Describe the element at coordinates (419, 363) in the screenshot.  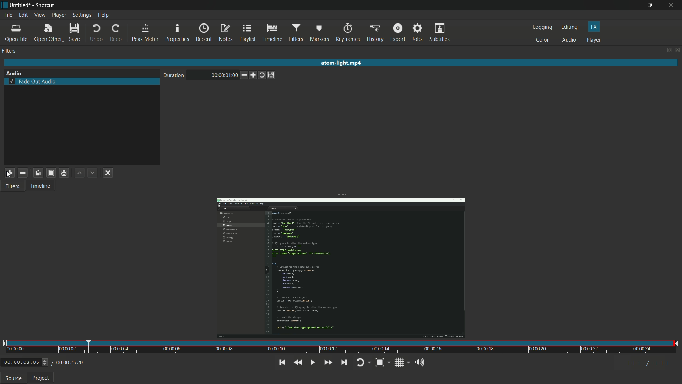
I see `show volume control` at that location.